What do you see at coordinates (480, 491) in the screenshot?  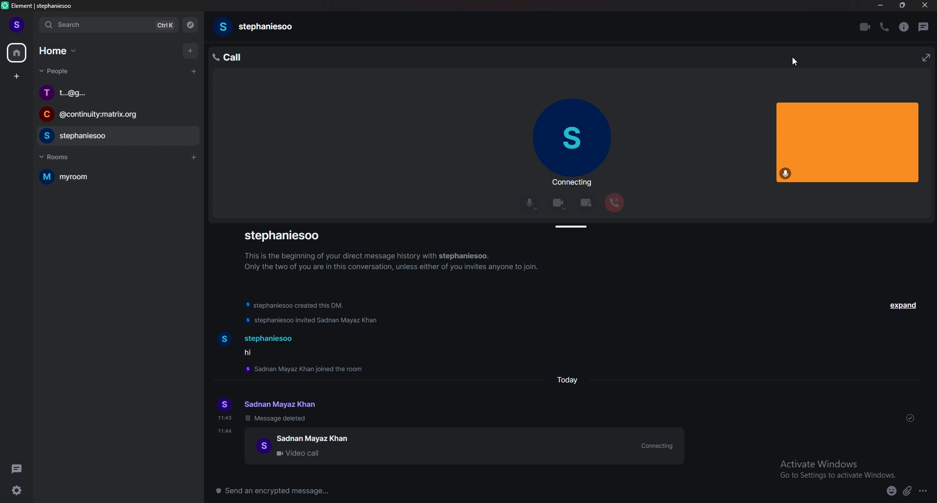 I see `message box` at bounding box center [480, 491].